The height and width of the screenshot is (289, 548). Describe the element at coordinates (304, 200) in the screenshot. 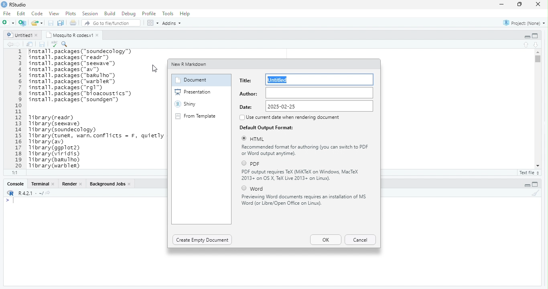

I see `Previewing Word documents requires an installation of MS.
Word (or Libre/Open Office on Linux).` at that location.